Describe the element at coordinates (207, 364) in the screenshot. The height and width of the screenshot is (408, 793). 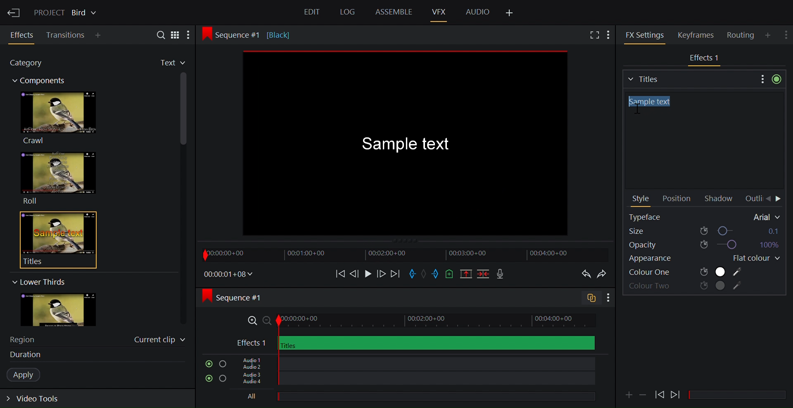
I see `Mute/Unmute` at that location.